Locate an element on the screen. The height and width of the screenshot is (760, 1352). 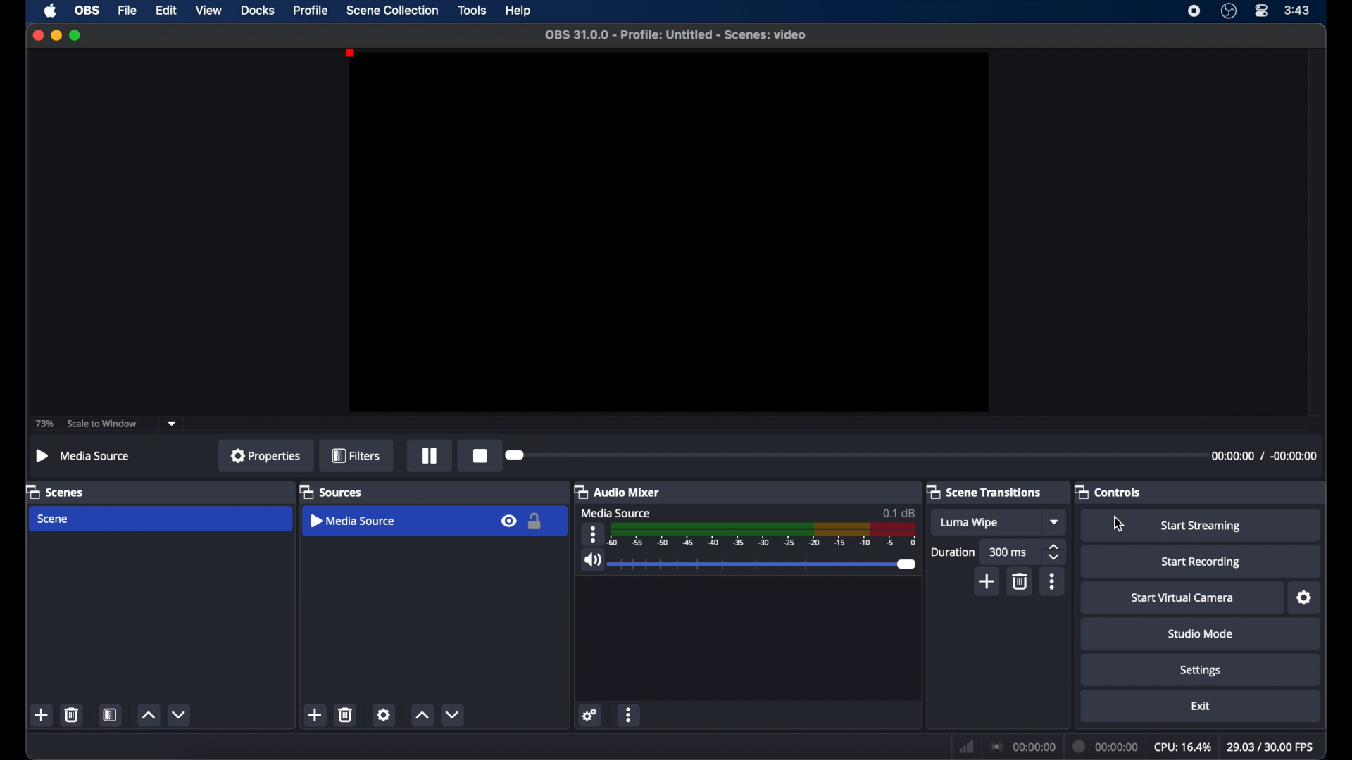
filters is located at coordinates (356, 455).